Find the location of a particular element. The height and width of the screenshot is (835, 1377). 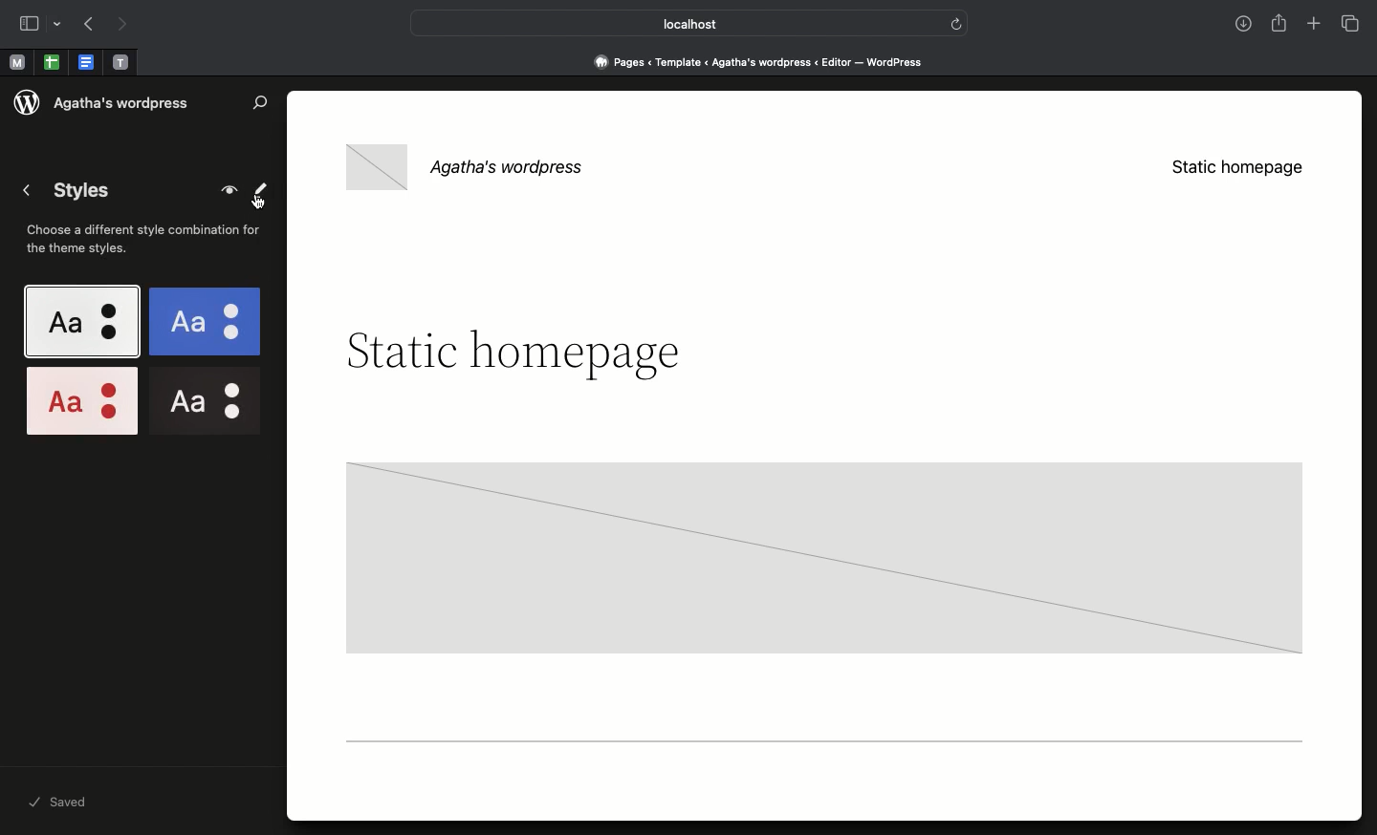

Share is located at coordinates (1280, 23).